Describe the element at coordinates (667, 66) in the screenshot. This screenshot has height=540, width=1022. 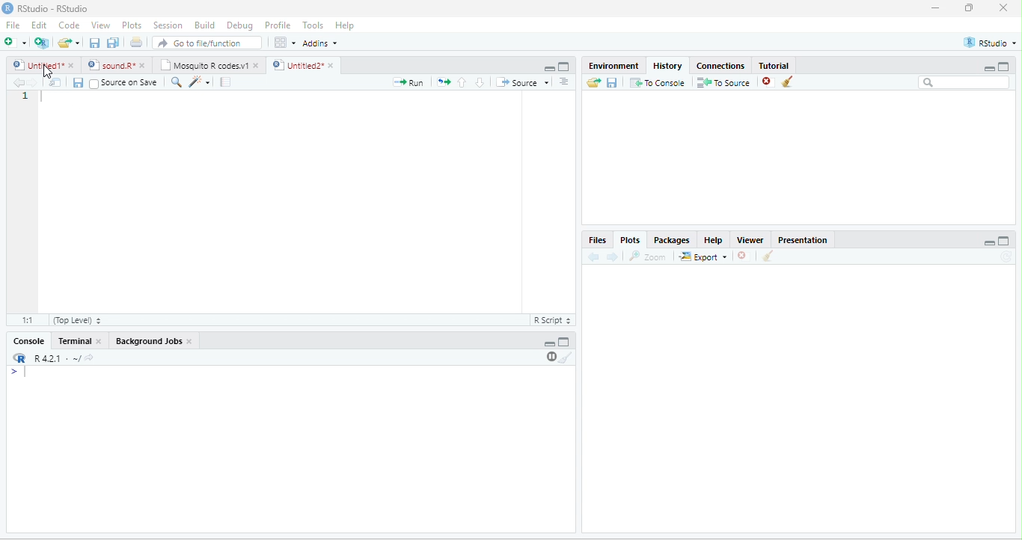
I see `History` at that location.